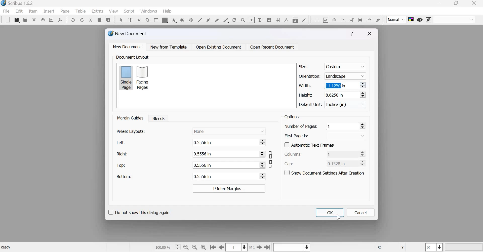 Image resolution: width=483 pixels, height=252 pixels. Describe the element at coordinates (316, 20) in the screenshot. I see `PDF push button` at that location.